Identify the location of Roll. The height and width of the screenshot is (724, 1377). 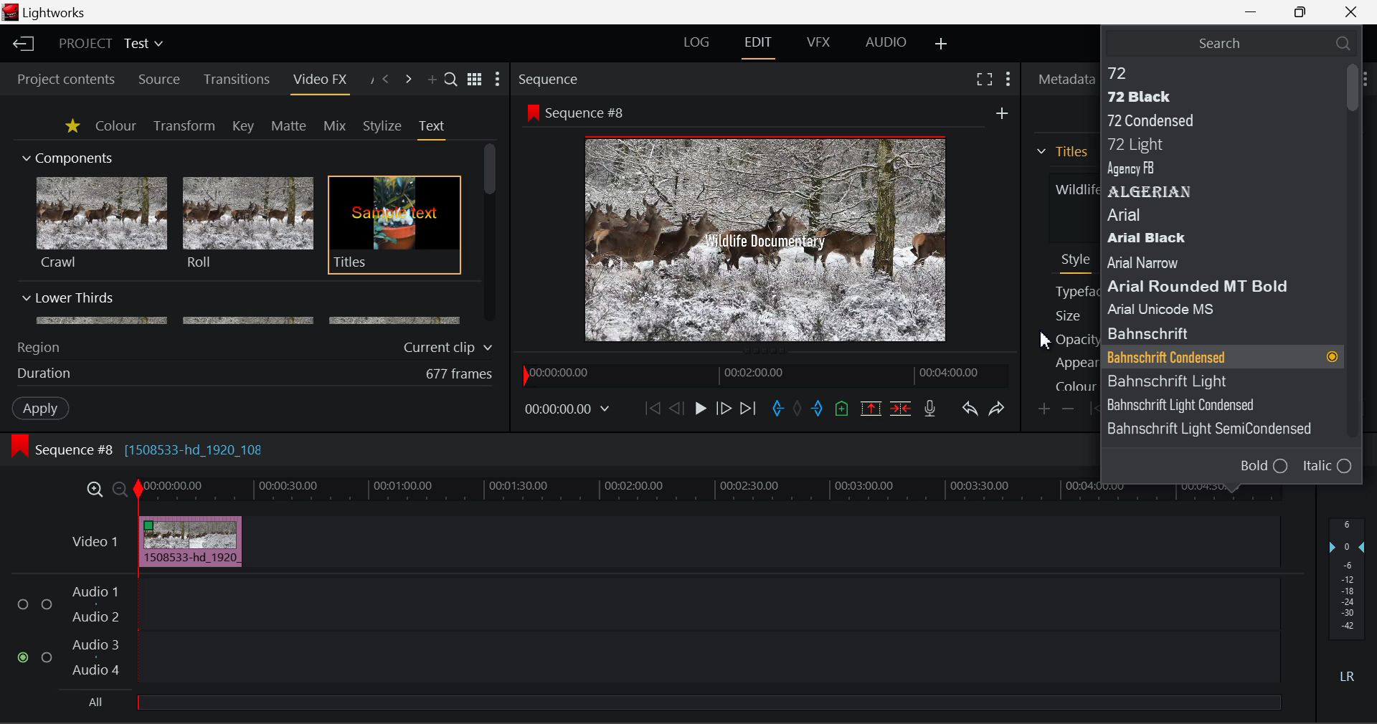
(247, 224).